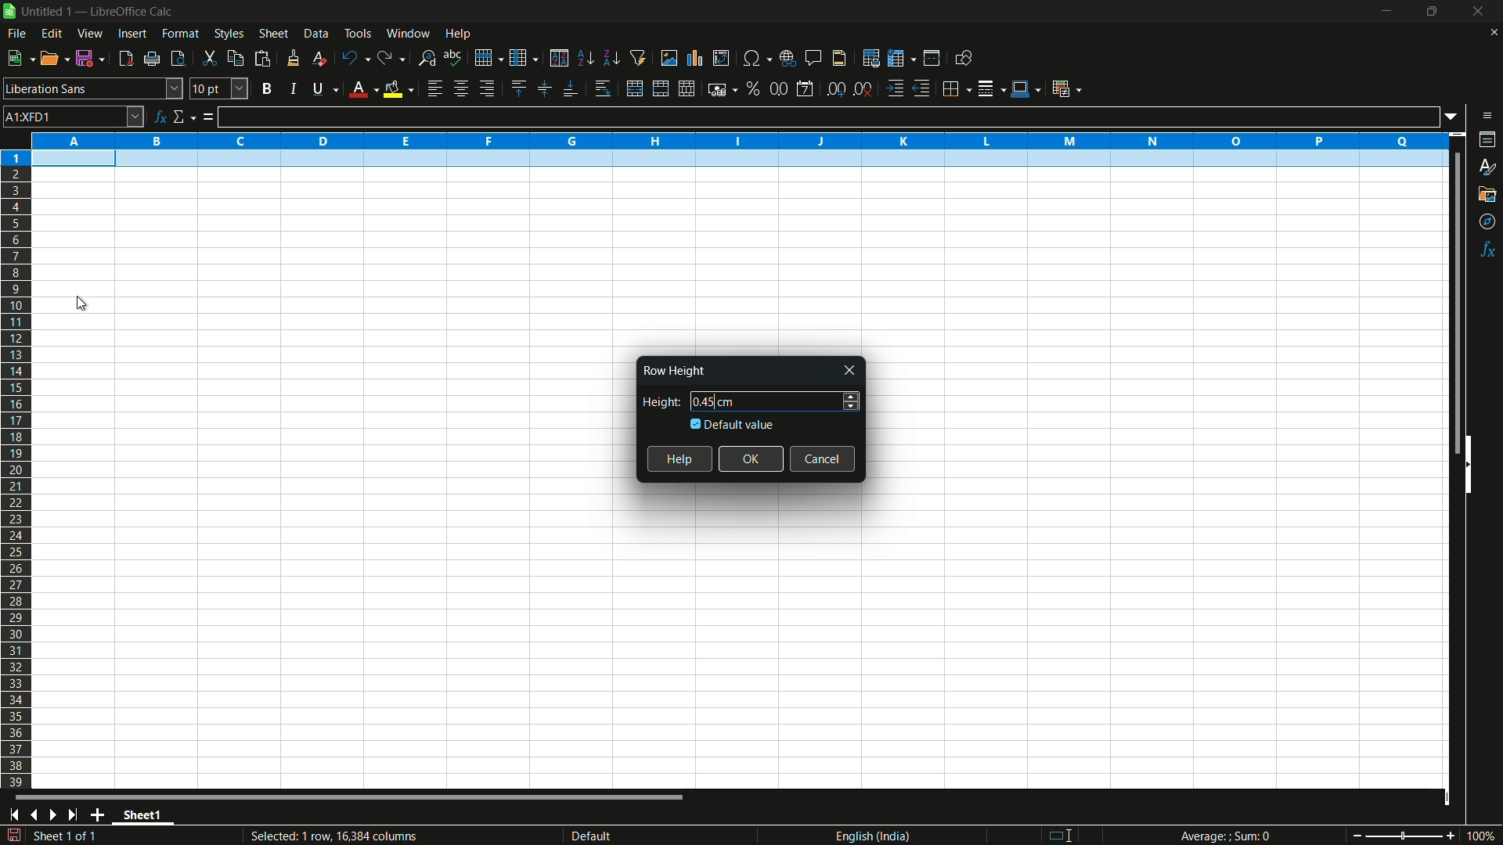 Image resolution: width=1503 pixels, height=845 pixels. What do you see at coordinates (669, 57) in the screenshot?
I see `insert image` at bounding box center [669, 57].